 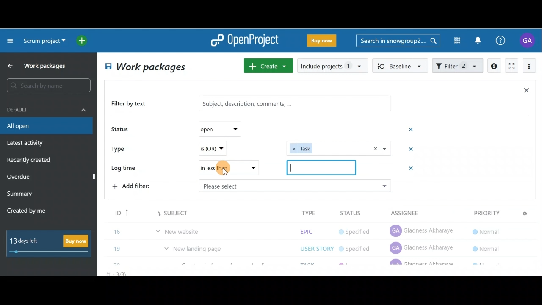 I want to click on Cursor, so click(x=225, y=170).